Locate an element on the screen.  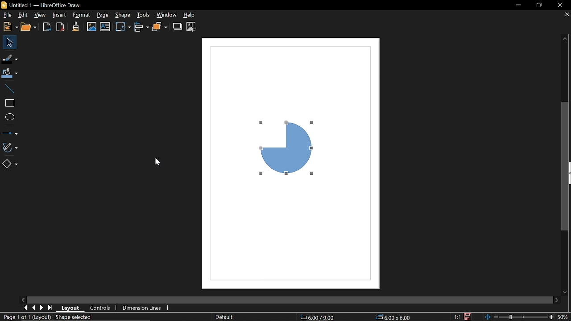
View is located at coordinates (41, 15).